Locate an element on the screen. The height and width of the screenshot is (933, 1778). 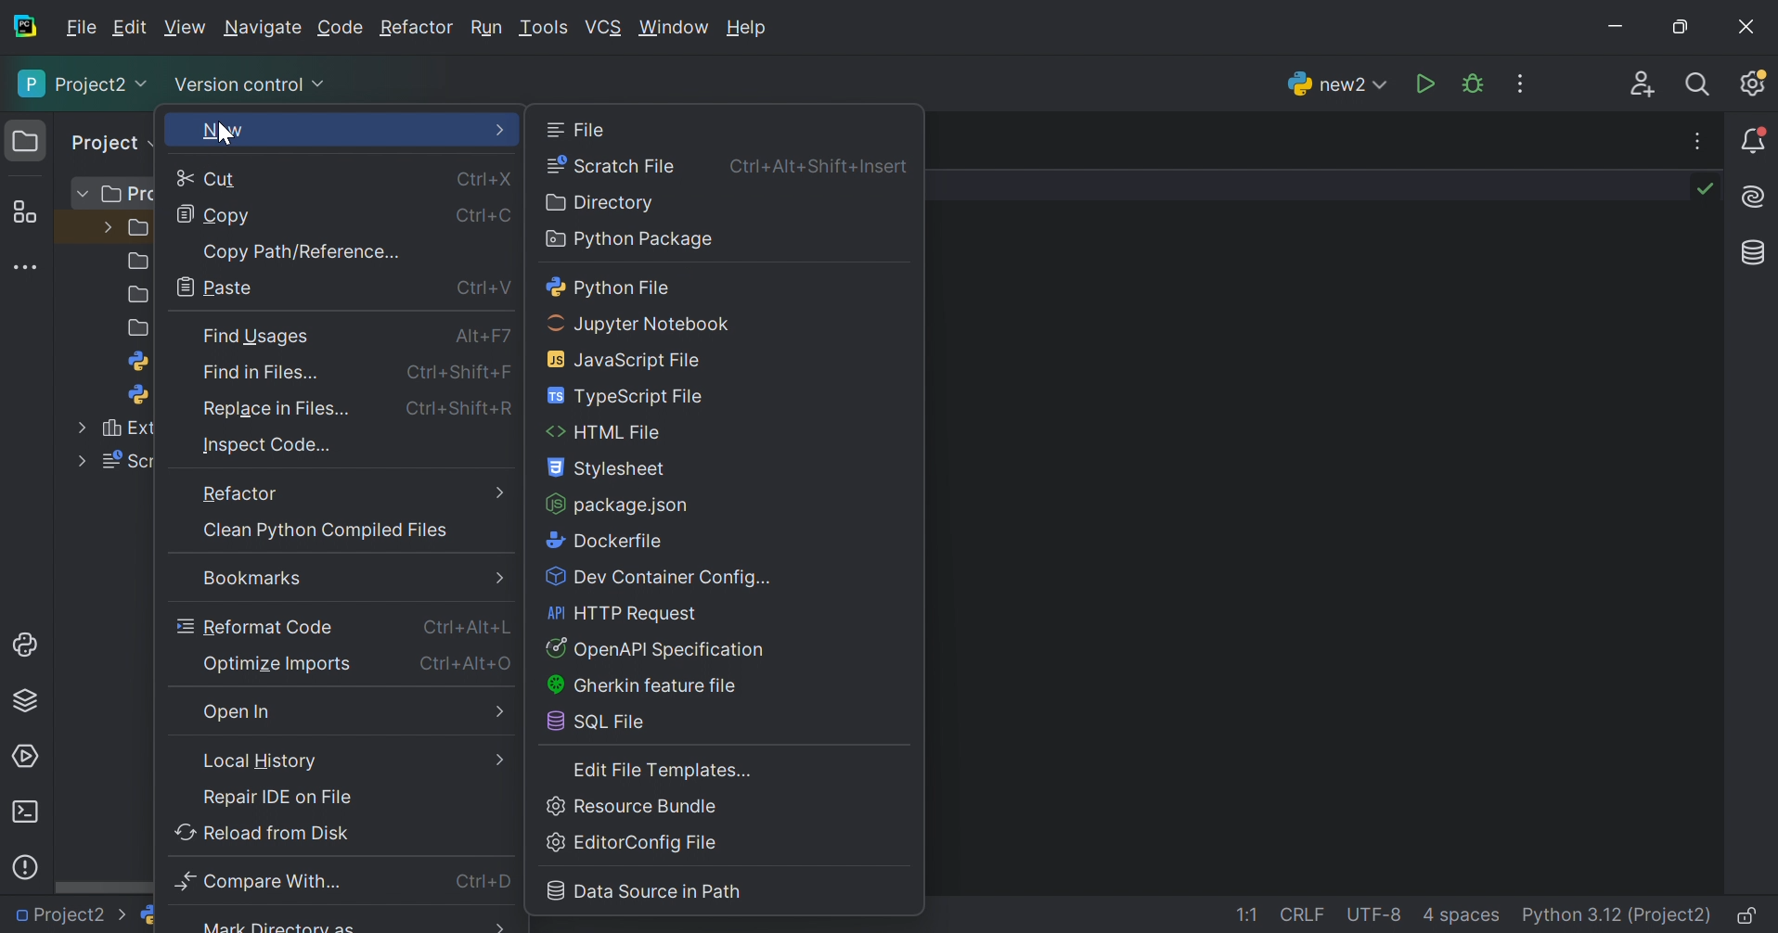
cursor is located at coordinates (225, 136).